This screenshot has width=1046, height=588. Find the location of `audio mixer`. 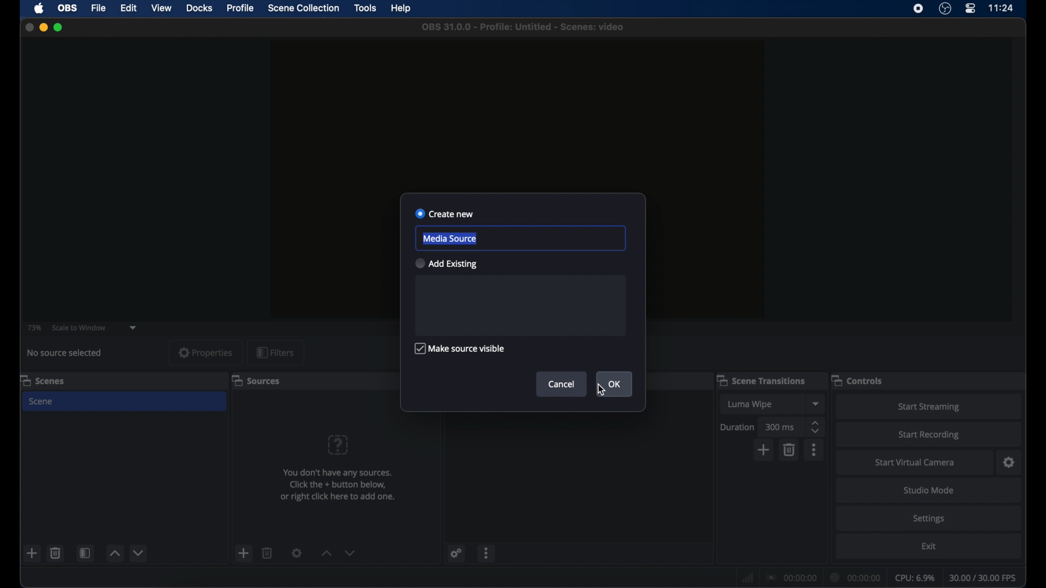

audio mixer is located at coordinates (477, 380).